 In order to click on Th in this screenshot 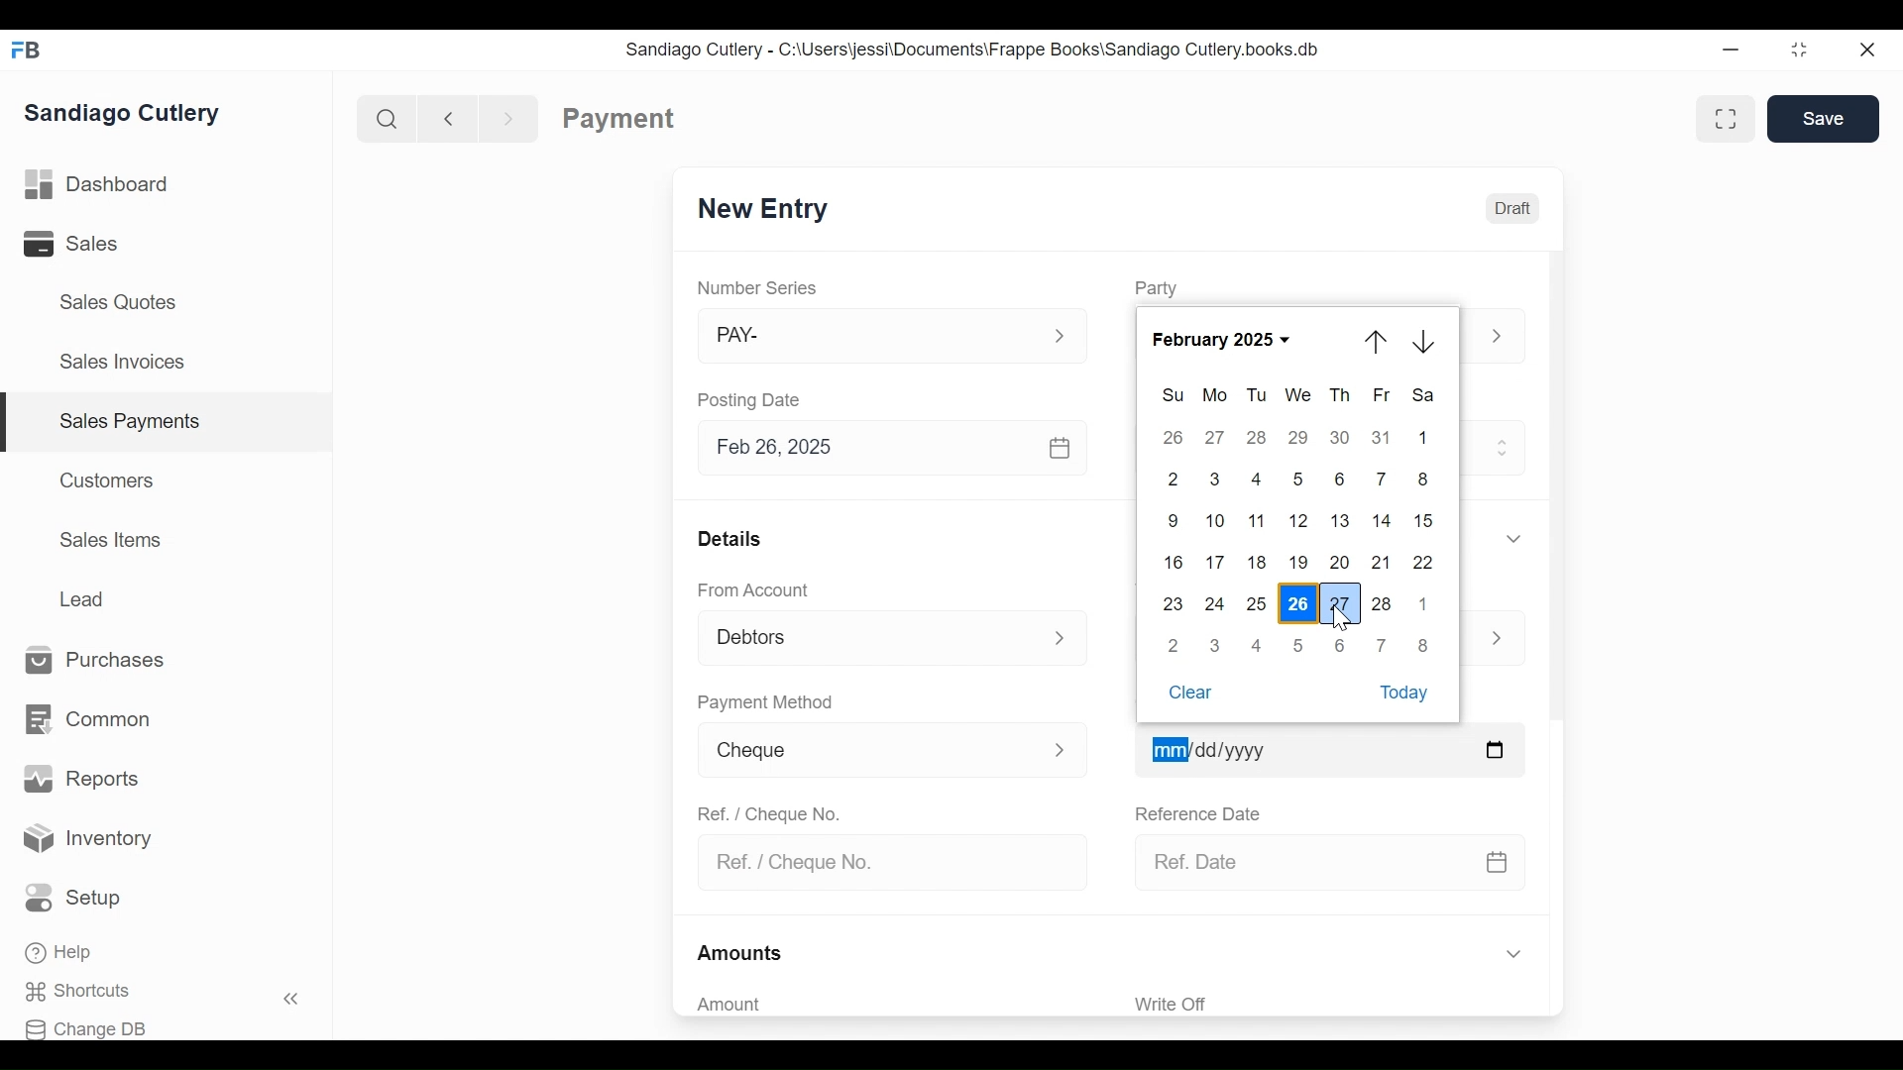, I will do `click(1341, 395)`.